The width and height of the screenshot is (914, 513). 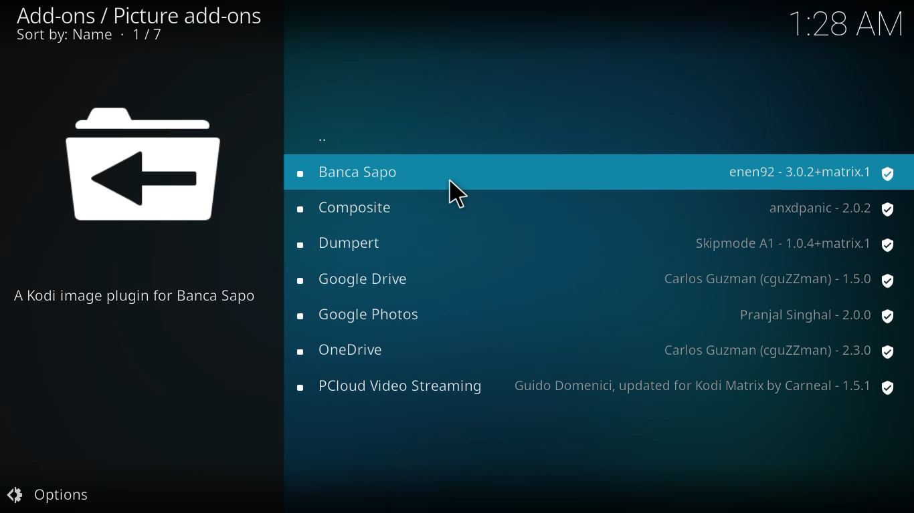 I want to click on pcloud, so click(x=388, y=387).